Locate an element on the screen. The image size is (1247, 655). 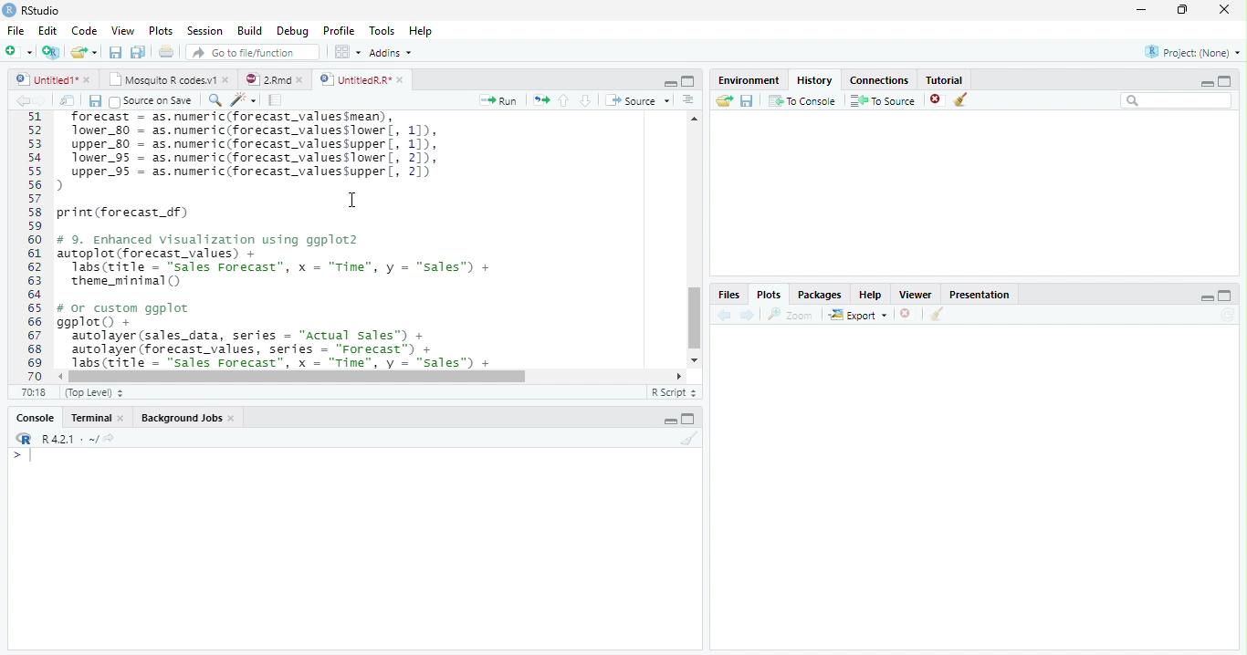
Environment is located at coordinates (750, 81).